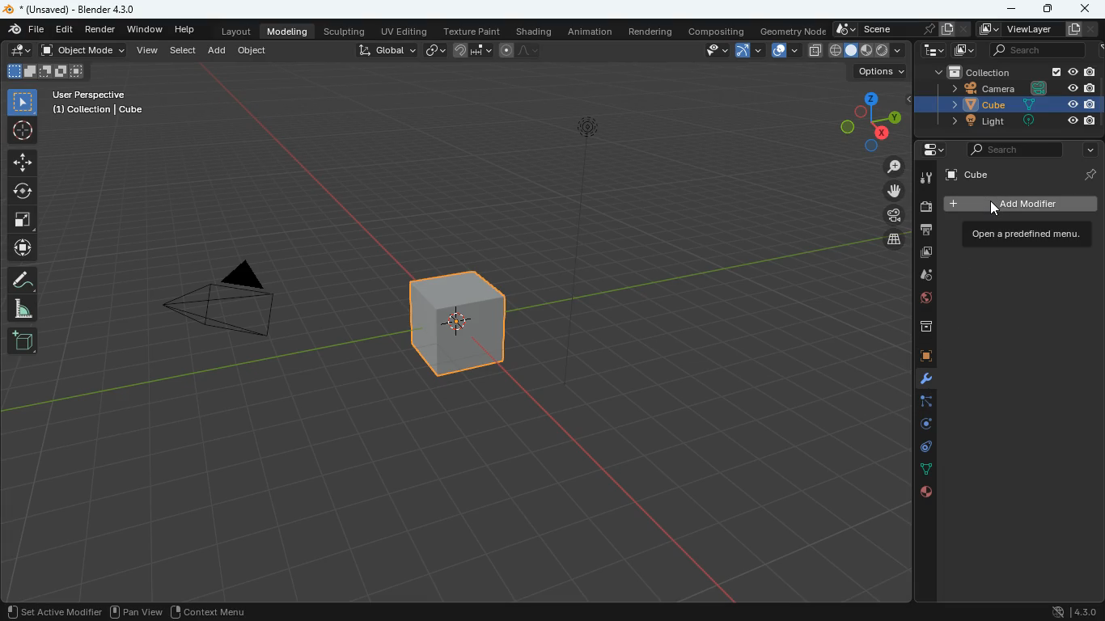  Describe the element at coordinates (102, 30) in the screenshot. I see `render` at that location.